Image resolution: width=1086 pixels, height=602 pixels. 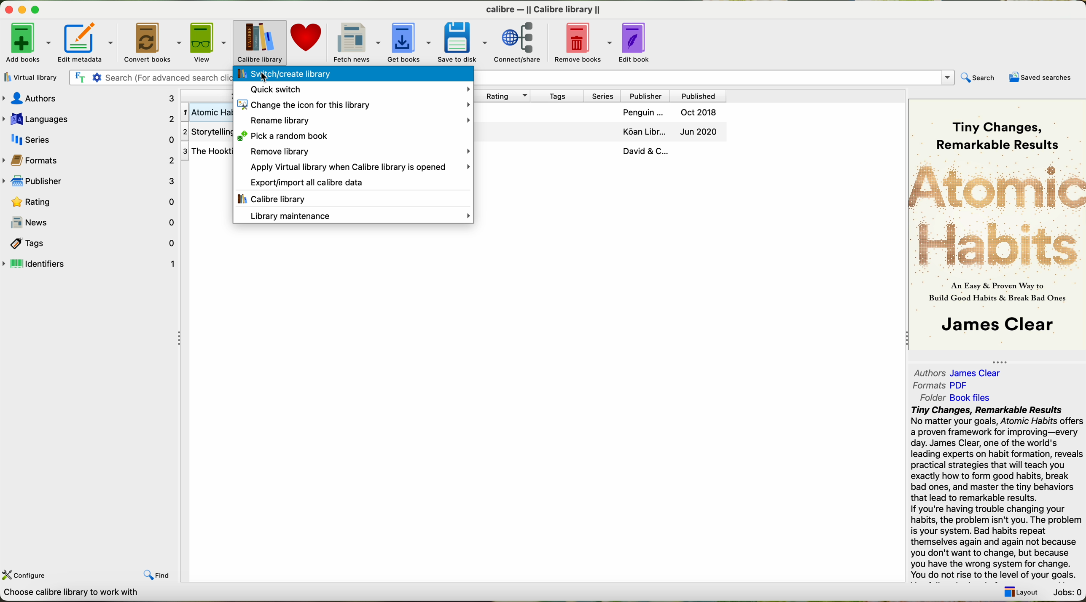 What do you see at coordinates (546, 9) in the screenshot?
I see `calibre — || Calibre library ||` at bounding box center [546, 9].